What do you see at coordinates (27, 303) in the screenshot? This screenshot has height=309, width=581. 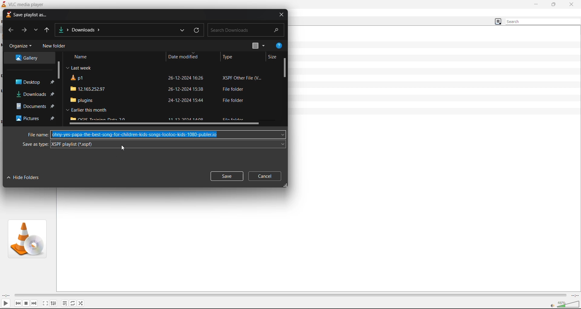 I see `stop` at bounding box center [27, 303].